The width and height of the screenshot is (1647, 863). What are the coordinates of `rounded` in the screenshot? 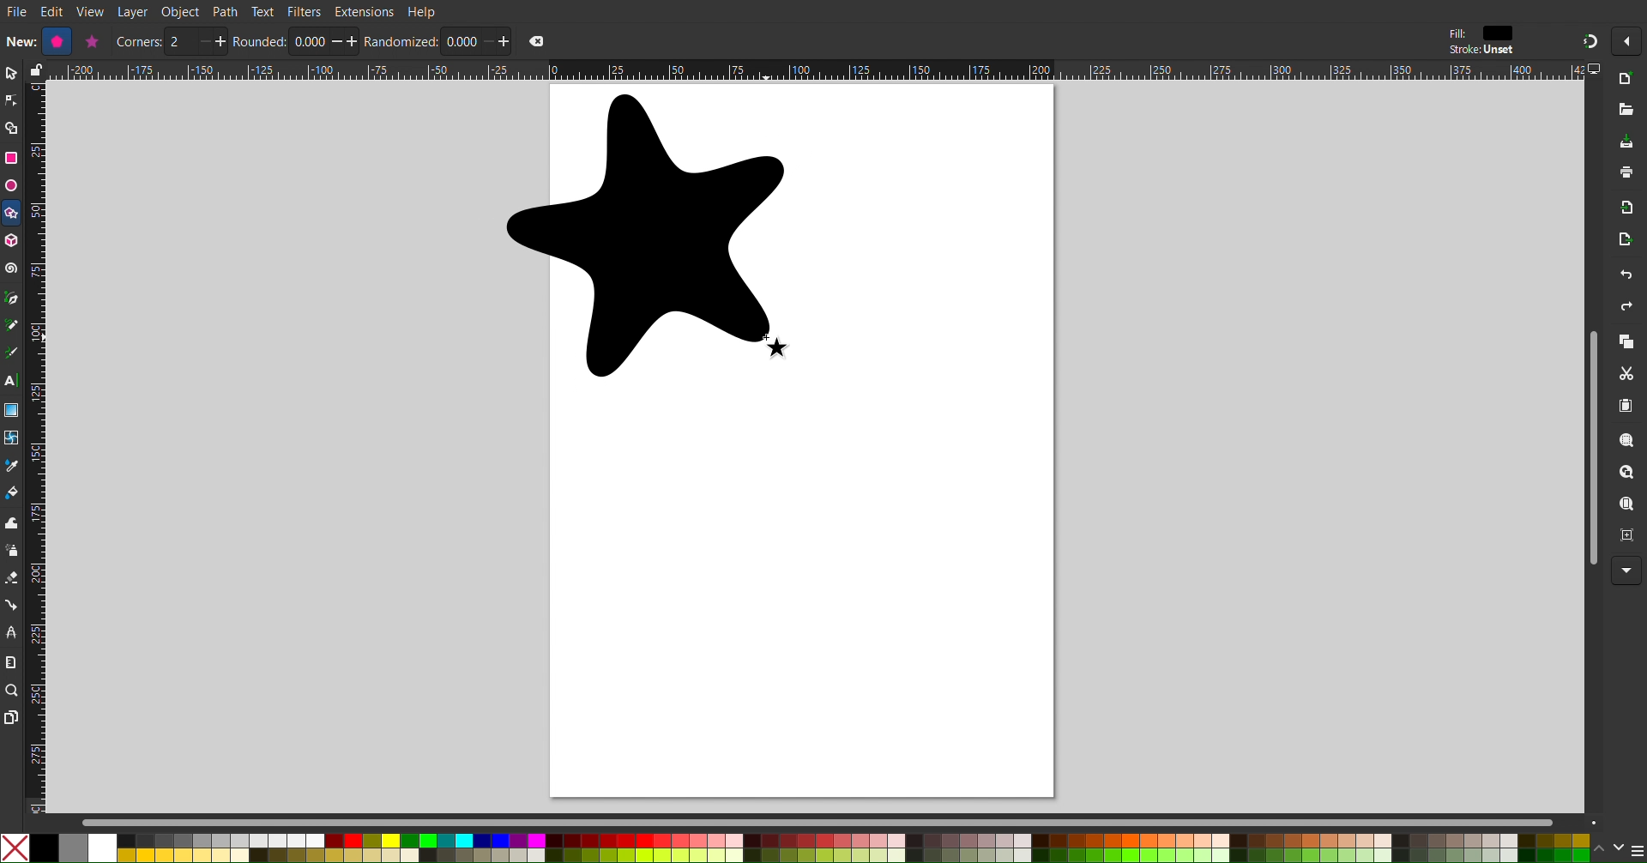 It's located at (260, 41).